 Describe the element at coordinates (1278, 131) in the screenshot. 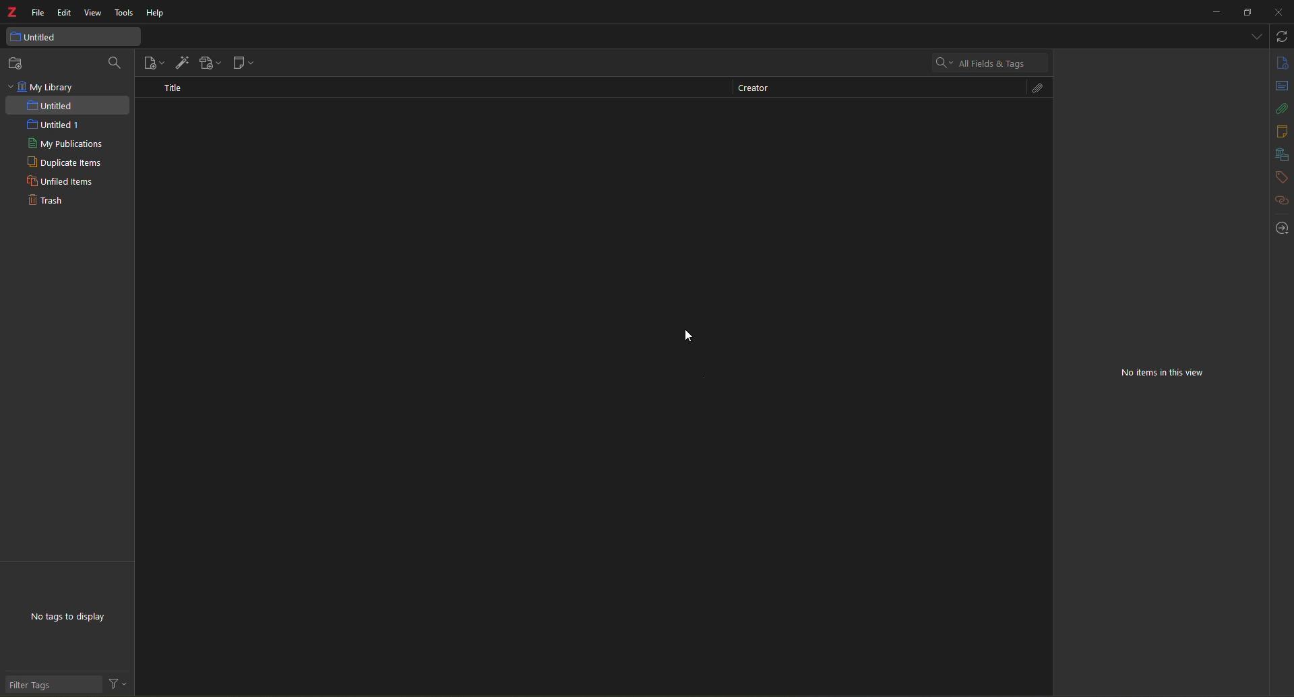

I see `notes` at that location.